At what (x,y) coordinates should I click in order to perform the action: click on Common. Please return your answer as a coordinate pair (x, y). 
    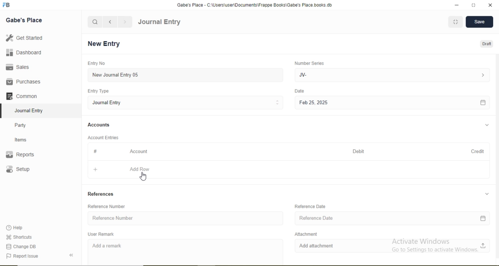
    Looking at the image, I should click on (23, 95).